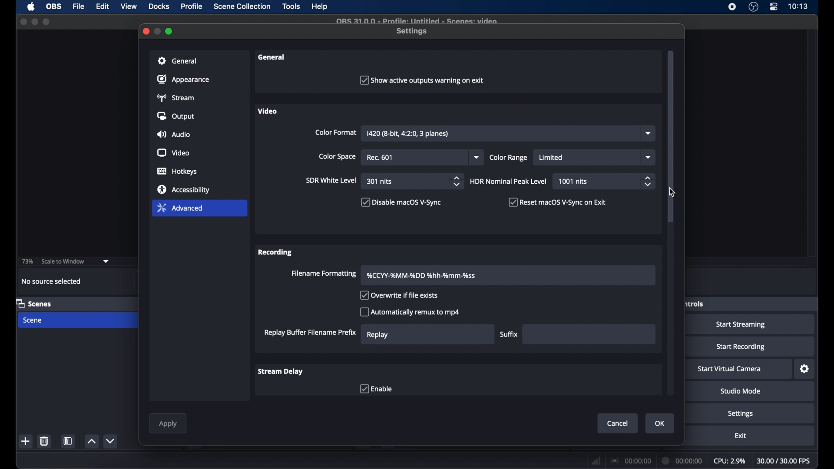 Image resolution: width=834 pixels, height=469 pixels. What do you see at coordinates (291, 7) in the screenshot?
I see `tools` at bounding box center [291, 7].